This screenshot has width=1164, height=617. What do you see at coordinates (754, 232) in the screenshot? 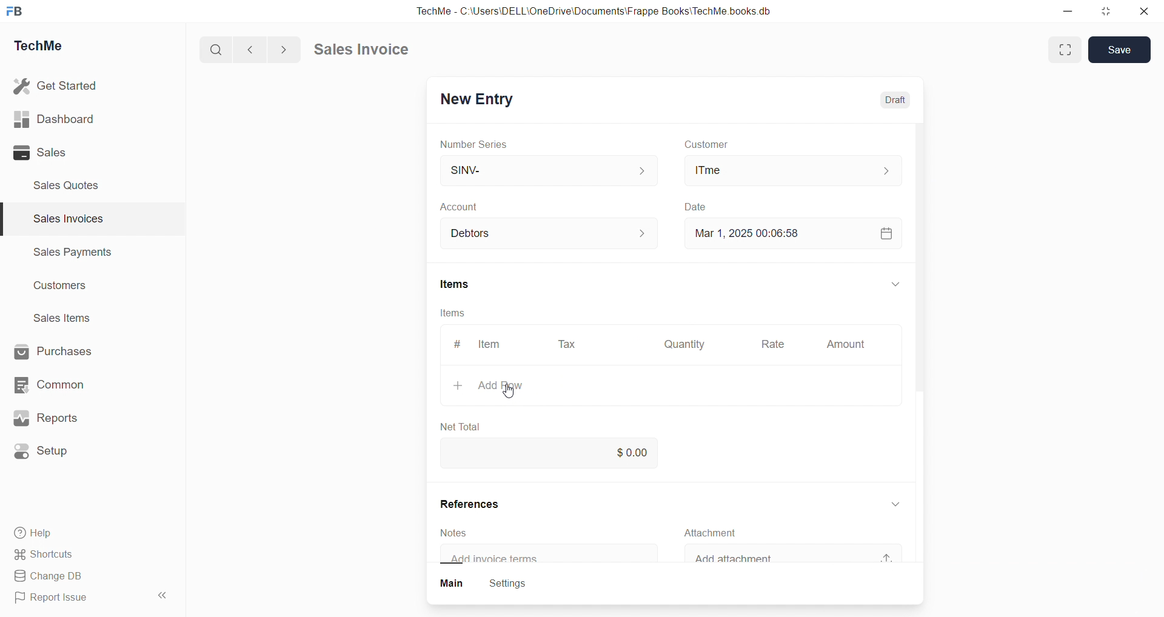
I see `Mar 1, 2025 00:06:58` at bounding box center [754, 232].